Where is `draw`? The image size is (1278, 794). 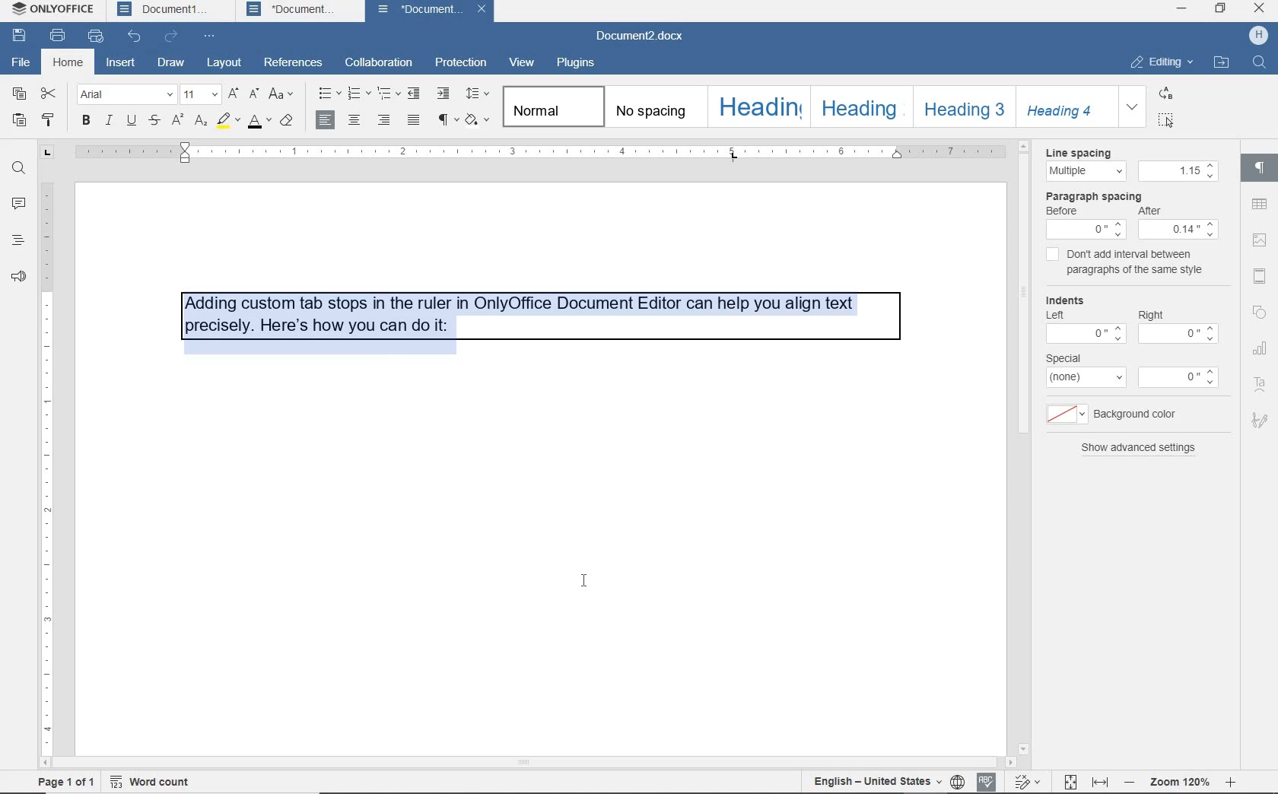 draw is located at coordinates (171, 63).